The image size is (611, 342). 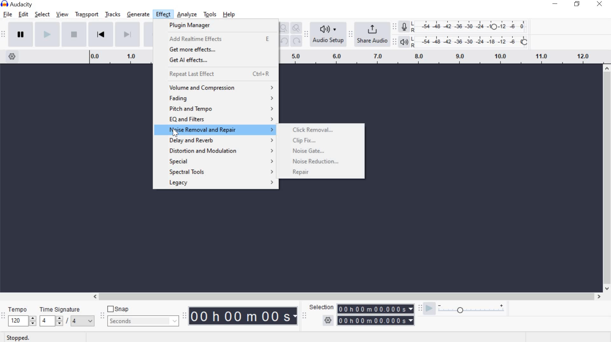 What do you see at coordinates (42, 14) in the screenshot?
I see `select` at bounding box center [42, 14].